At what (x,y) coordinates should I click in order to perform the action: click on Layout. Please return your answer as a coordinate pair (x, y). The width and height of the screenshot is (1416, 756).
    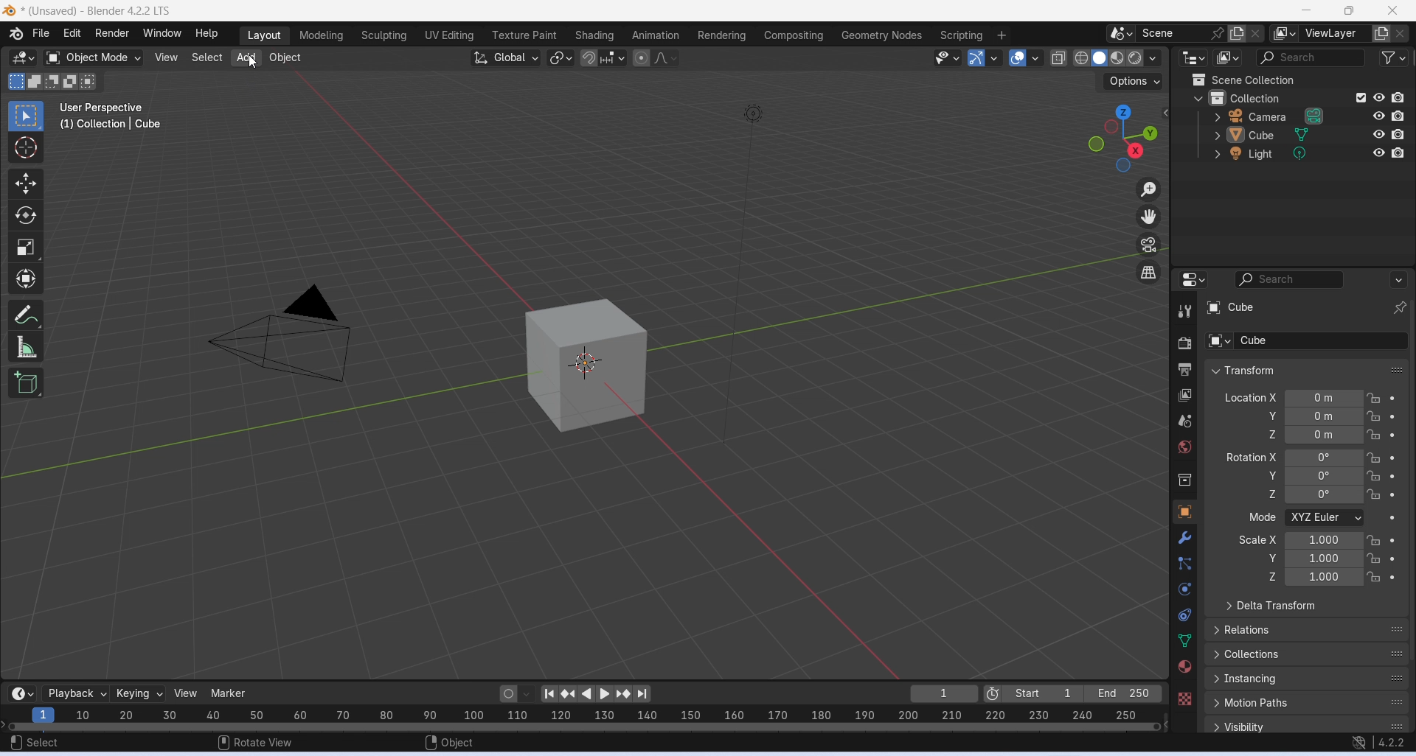
    Looking at the image, I should click on (264, 36).